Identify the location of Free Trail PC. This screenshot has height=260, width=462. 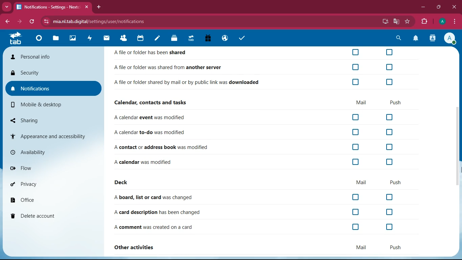
(208, 39).